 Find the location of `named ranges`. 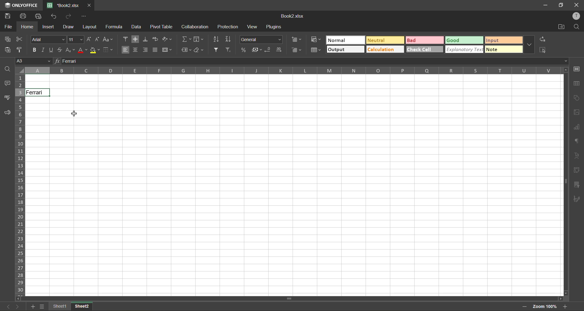

named ranges is located at coordinates (186, 50).